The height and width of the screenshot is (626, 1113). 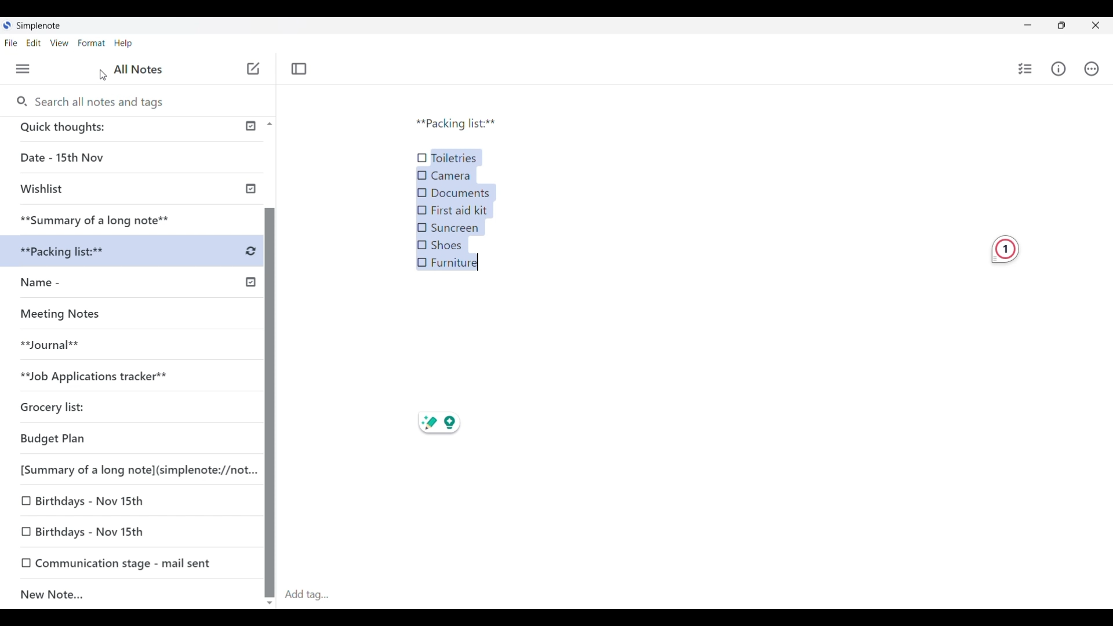 What do you see at coordinates (1062, 26) in the screenshot?
I see `Show interface in a smaller tab` at bounding box center [1062, 26].